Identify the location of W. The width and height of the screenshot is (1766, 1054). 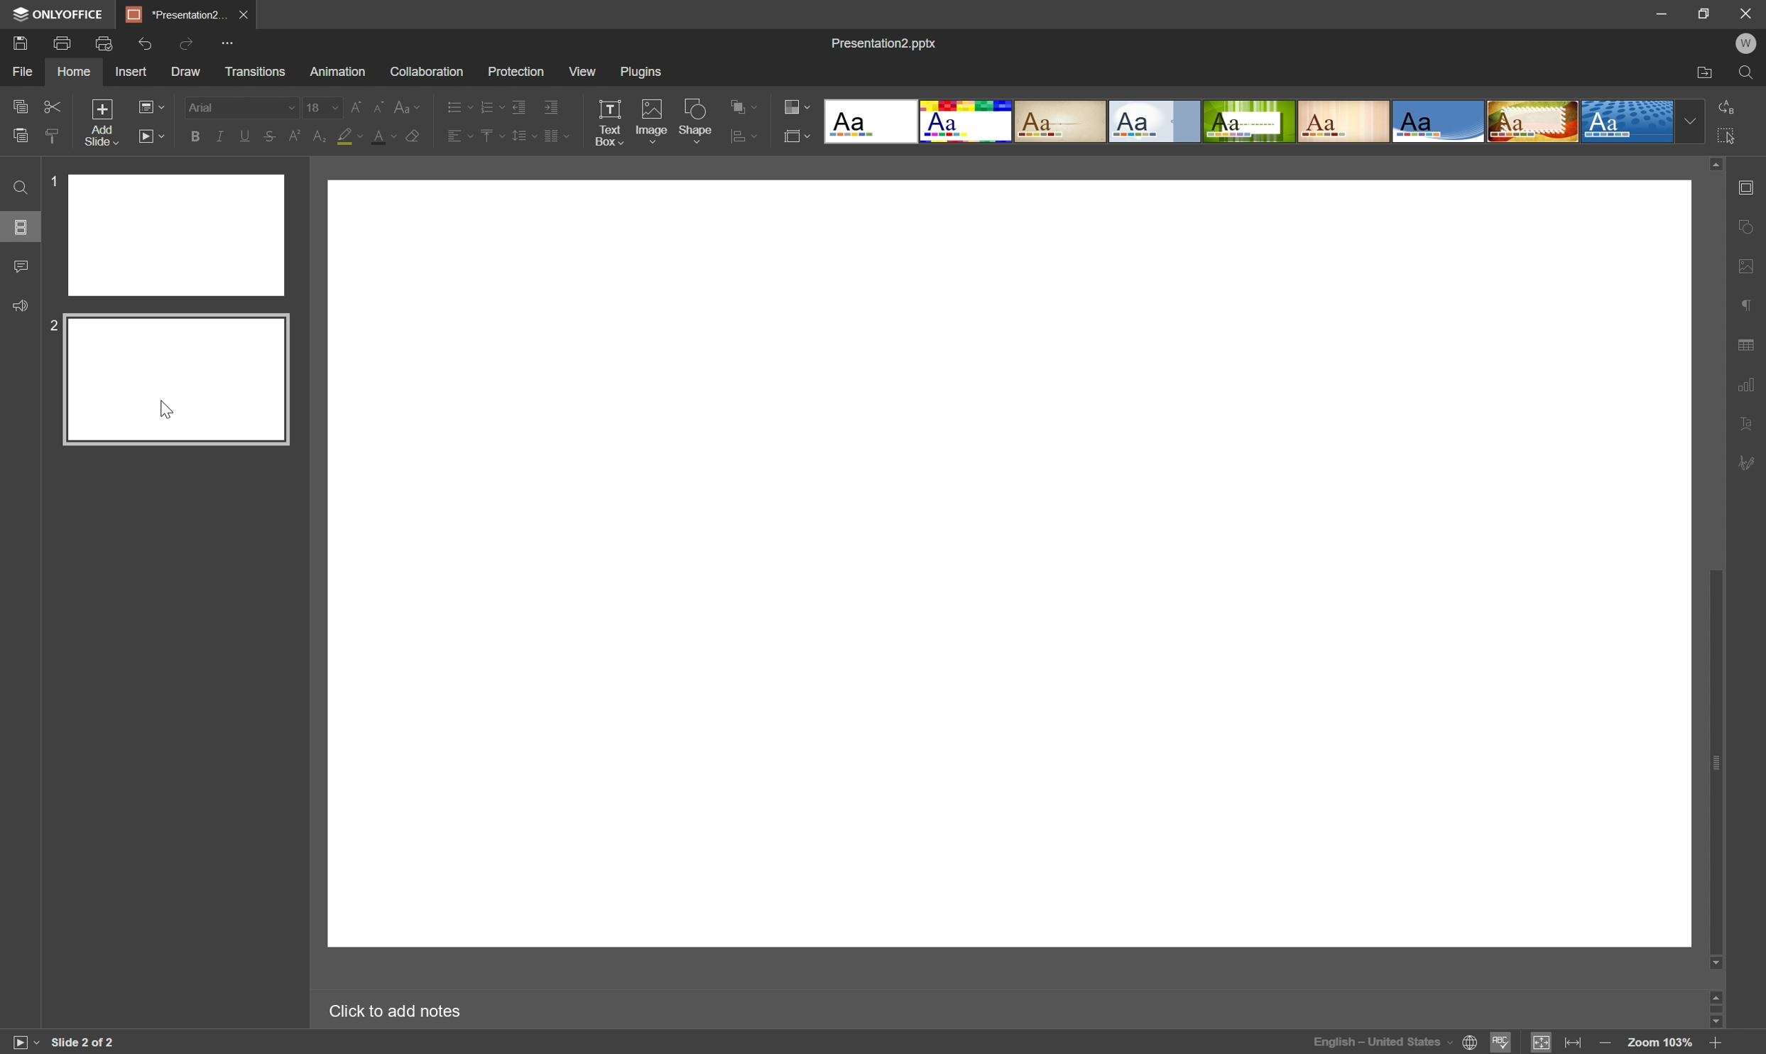
(1745, 40).